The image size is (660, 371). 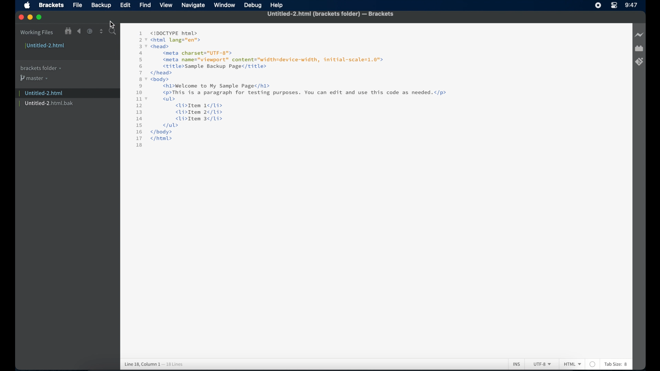 I want to click on 9:47, so click(x=631, y=5).